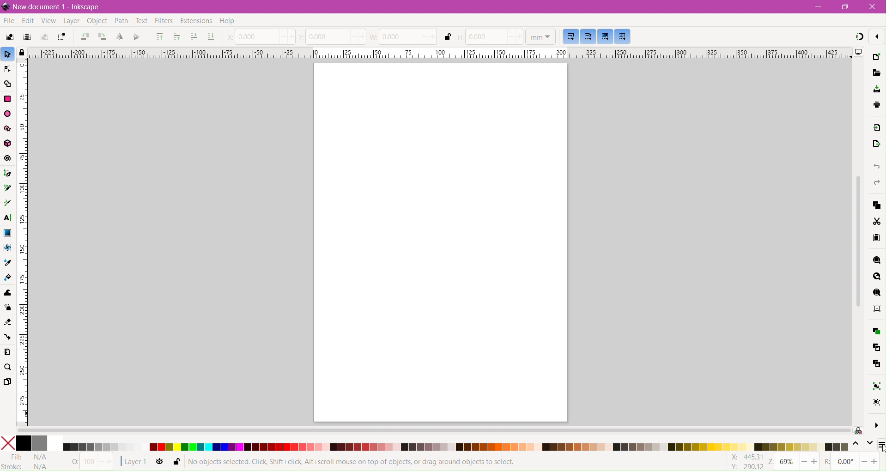  What do you see at coordinates (7, 277) in the screenshot?
I see `Paint Bucket Tool` at bounding box center [7, 277].